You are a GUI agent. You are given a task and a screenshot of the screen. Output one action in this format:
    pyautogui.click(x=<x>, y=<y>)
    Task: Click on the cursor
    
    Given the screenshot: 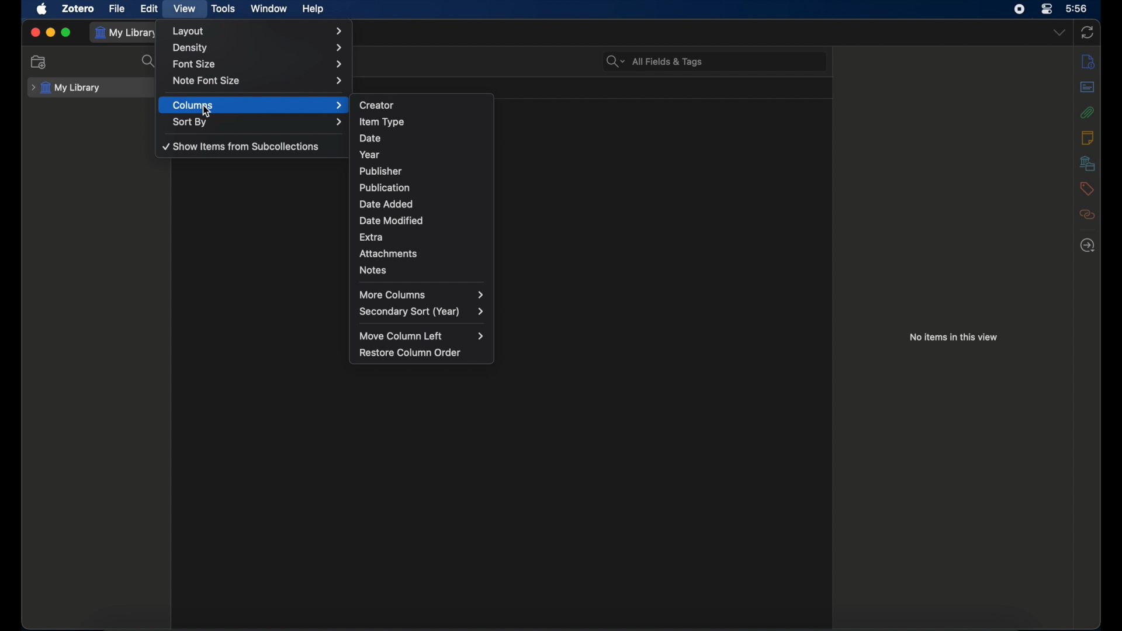 What is the action you would take?
    pyautogui.click(x=206, y=110)
    